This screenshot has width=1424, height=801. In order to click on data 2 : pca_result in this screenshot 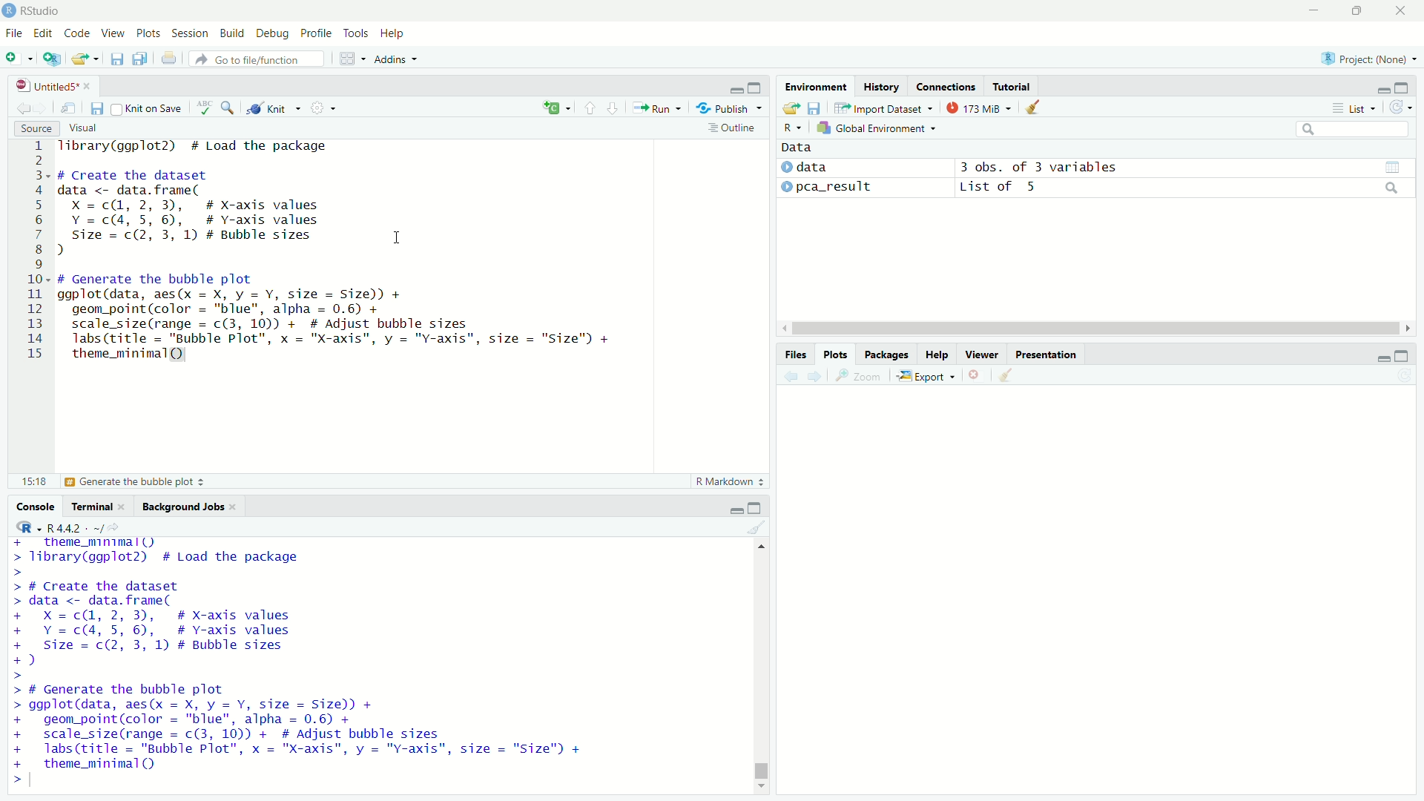, I will do `click(828, 186)`.